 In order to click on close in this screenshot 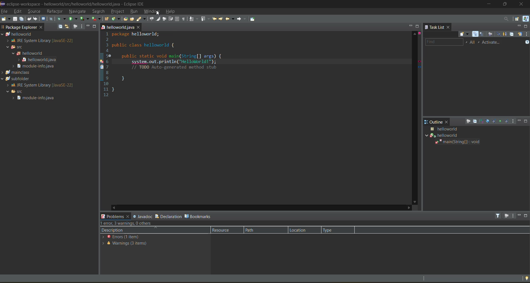, I will do `click(41, 28)`.